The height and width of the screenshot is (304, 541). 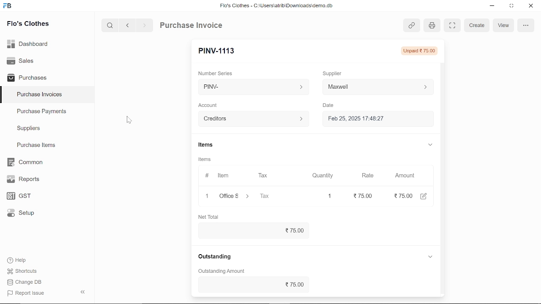 I want to click on 75, so click(x=359, y=196).